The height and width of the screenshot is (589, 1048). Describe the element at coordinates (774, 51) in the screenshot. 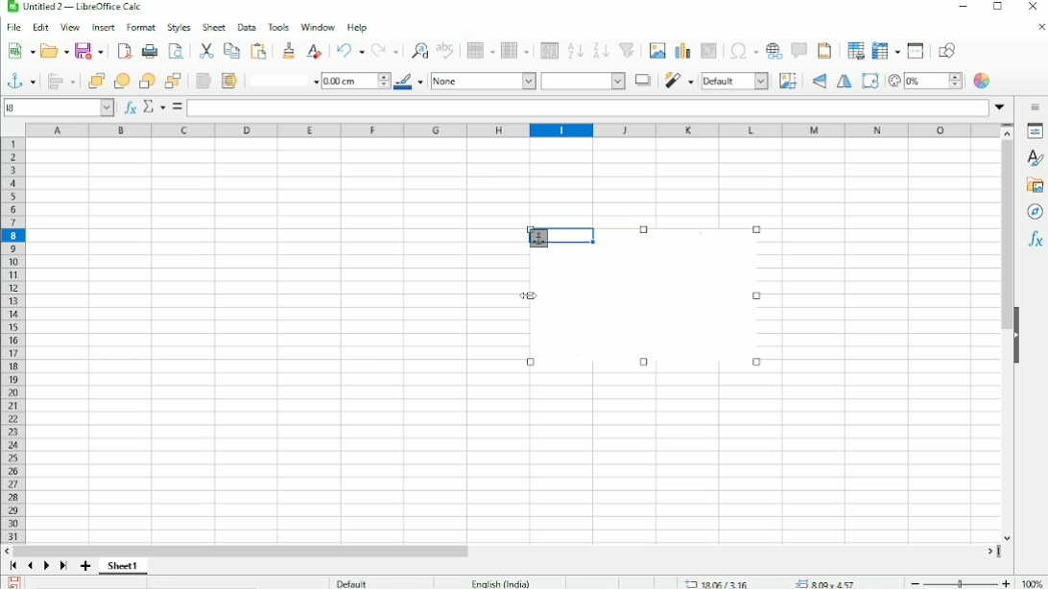

I see `Insert hyperlink` at that location.